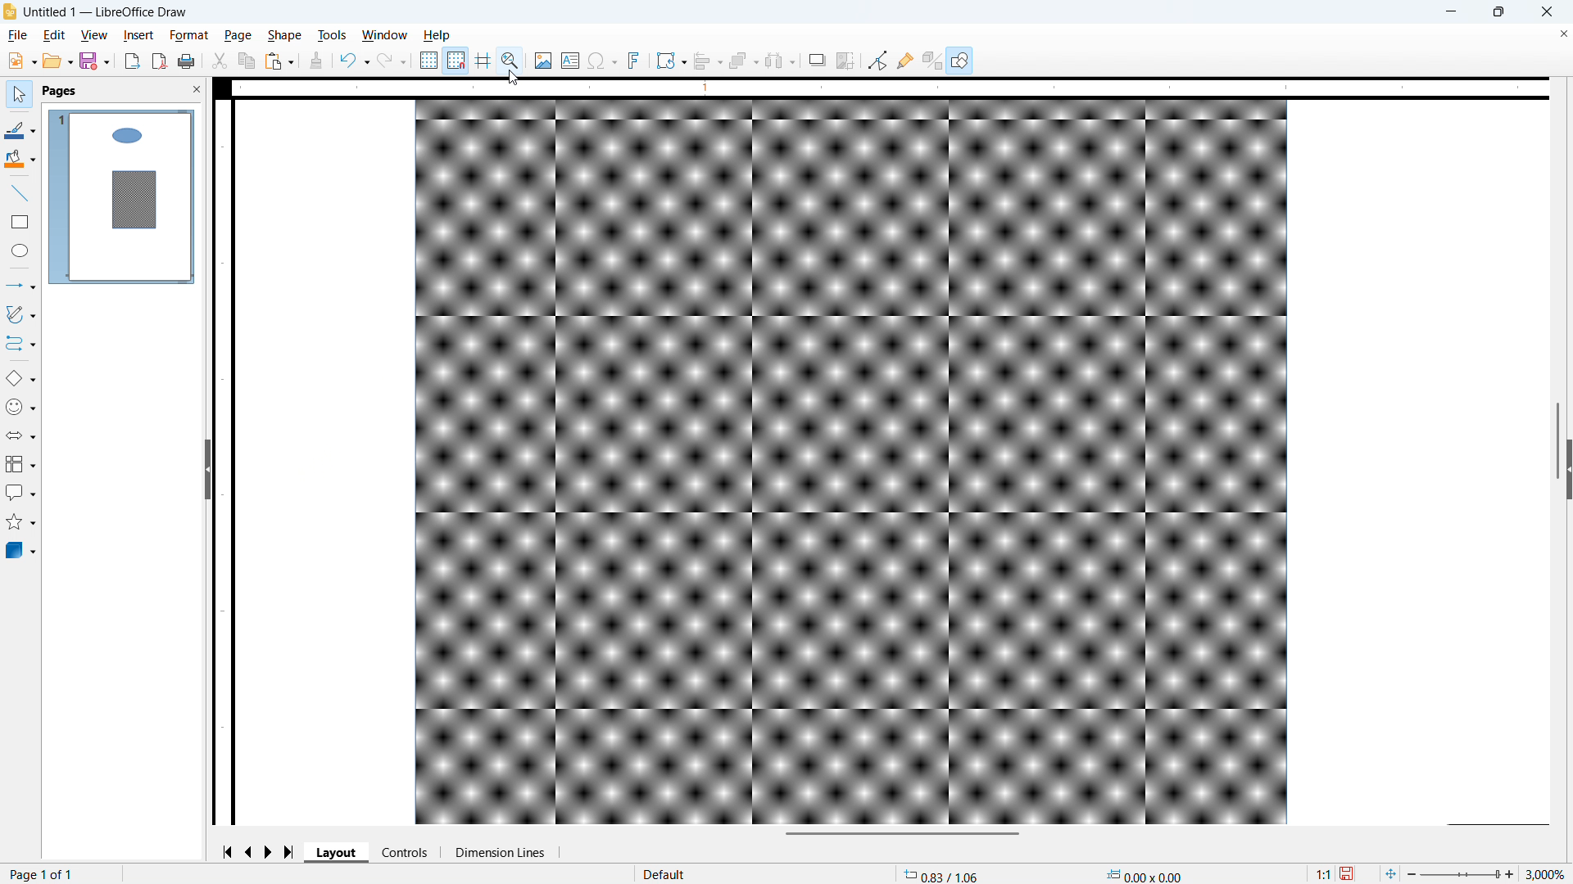 The height and width of the screenshot is (884, 1573). Describe the element at coordinates (21, 285) in the screenshot. I see `Lines and arrows ` at that location.